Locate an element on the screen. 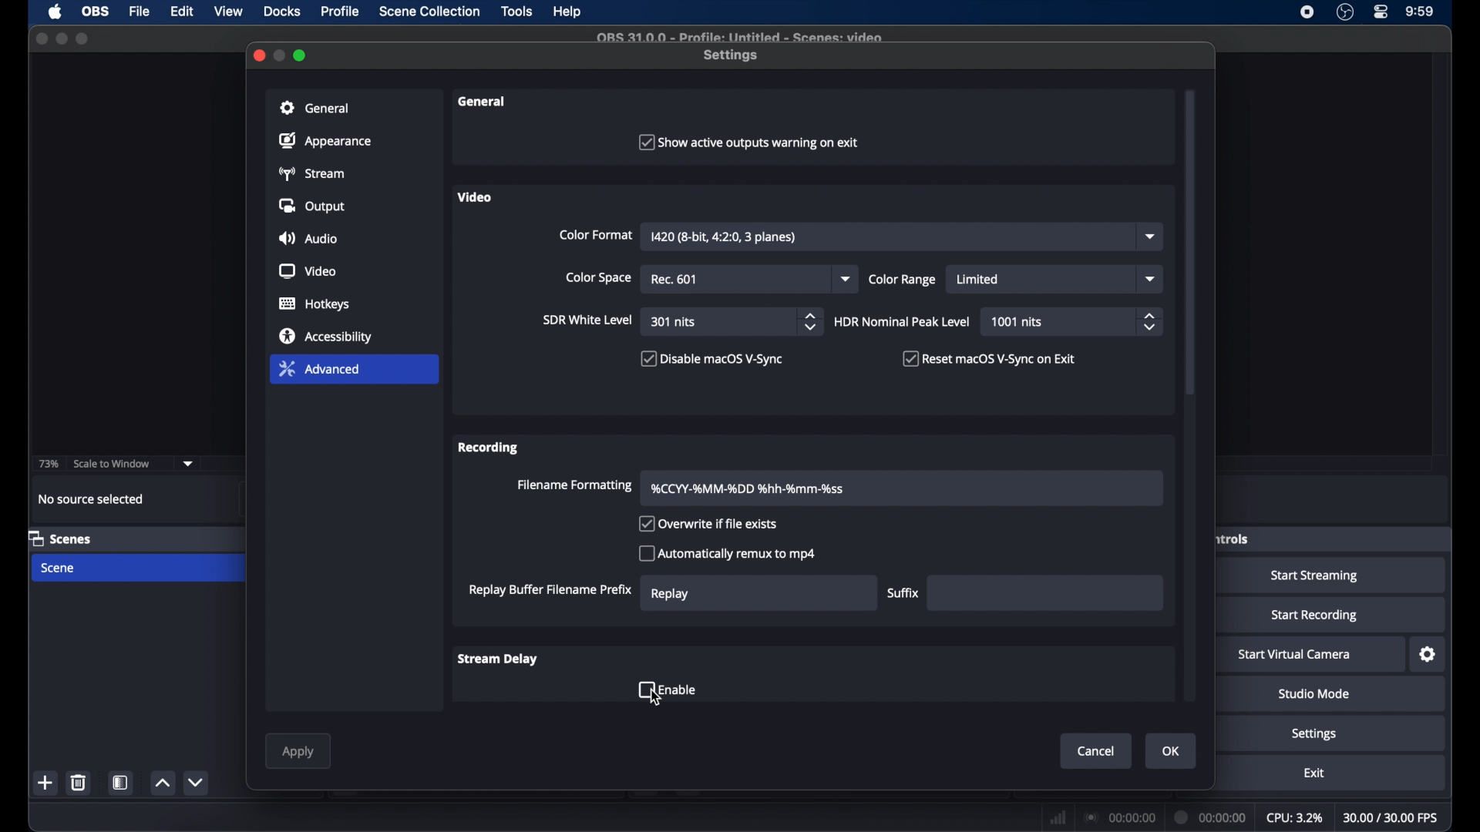 This screenshot has width=1480, height=832. cancel is located at coordinates (1096, 751).